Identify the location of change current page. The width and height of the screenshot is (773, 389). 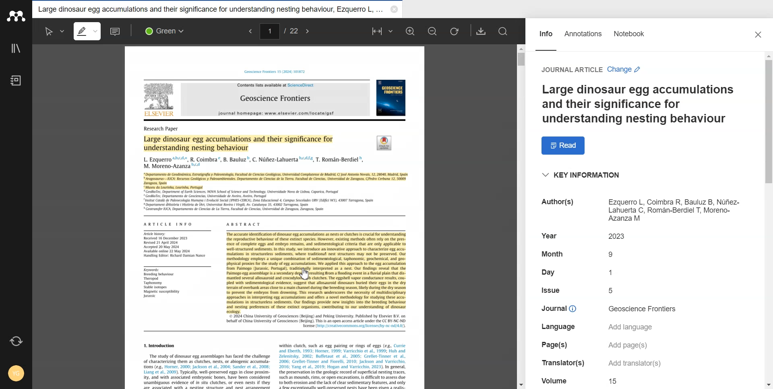
(269, 31).